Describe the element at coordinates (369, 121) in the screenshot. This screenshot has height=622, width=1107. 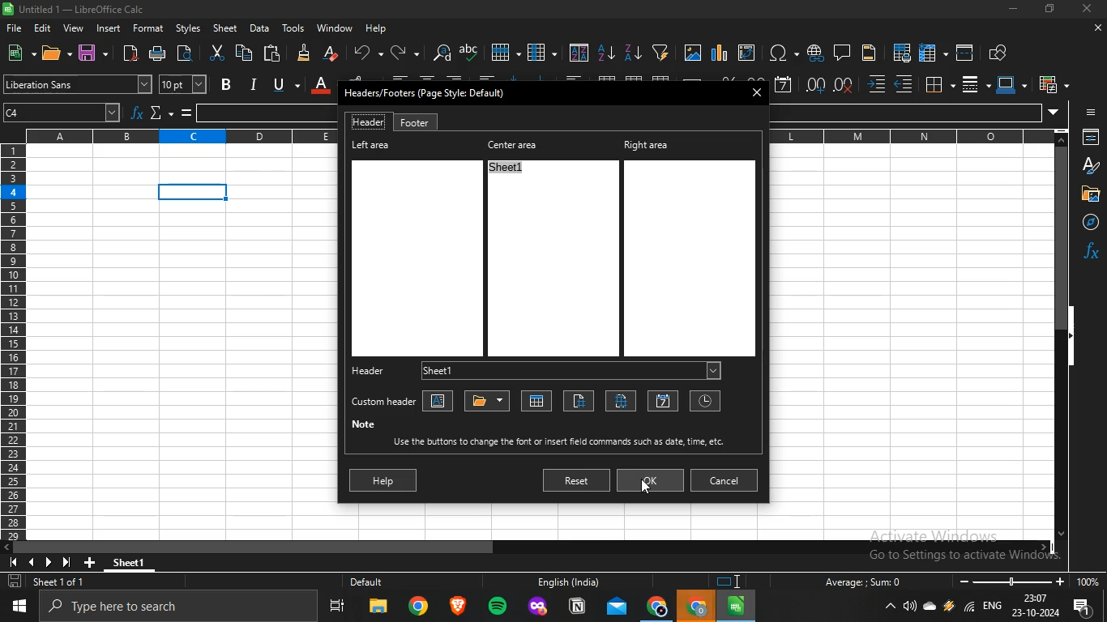
I see `header` at that location.